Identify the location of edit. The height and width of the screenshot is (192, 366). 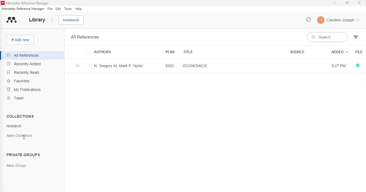
(59, 9).